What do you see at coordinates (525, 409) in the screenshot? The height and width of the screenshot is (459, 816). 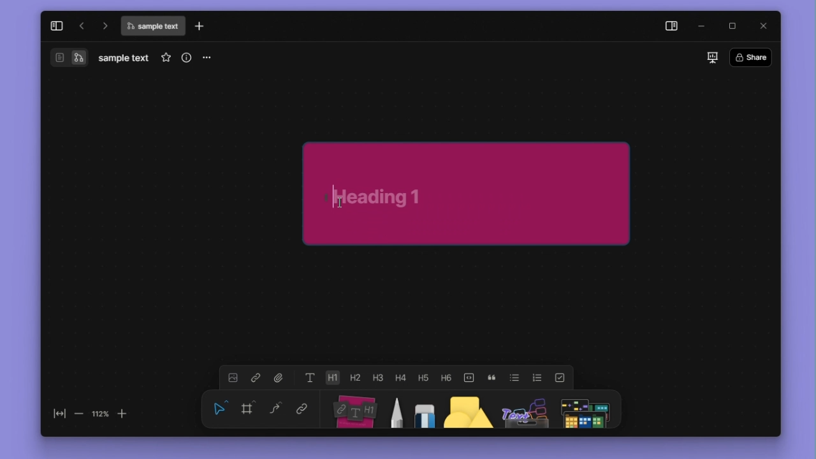 I see `other` at bounding box center [525, 409].